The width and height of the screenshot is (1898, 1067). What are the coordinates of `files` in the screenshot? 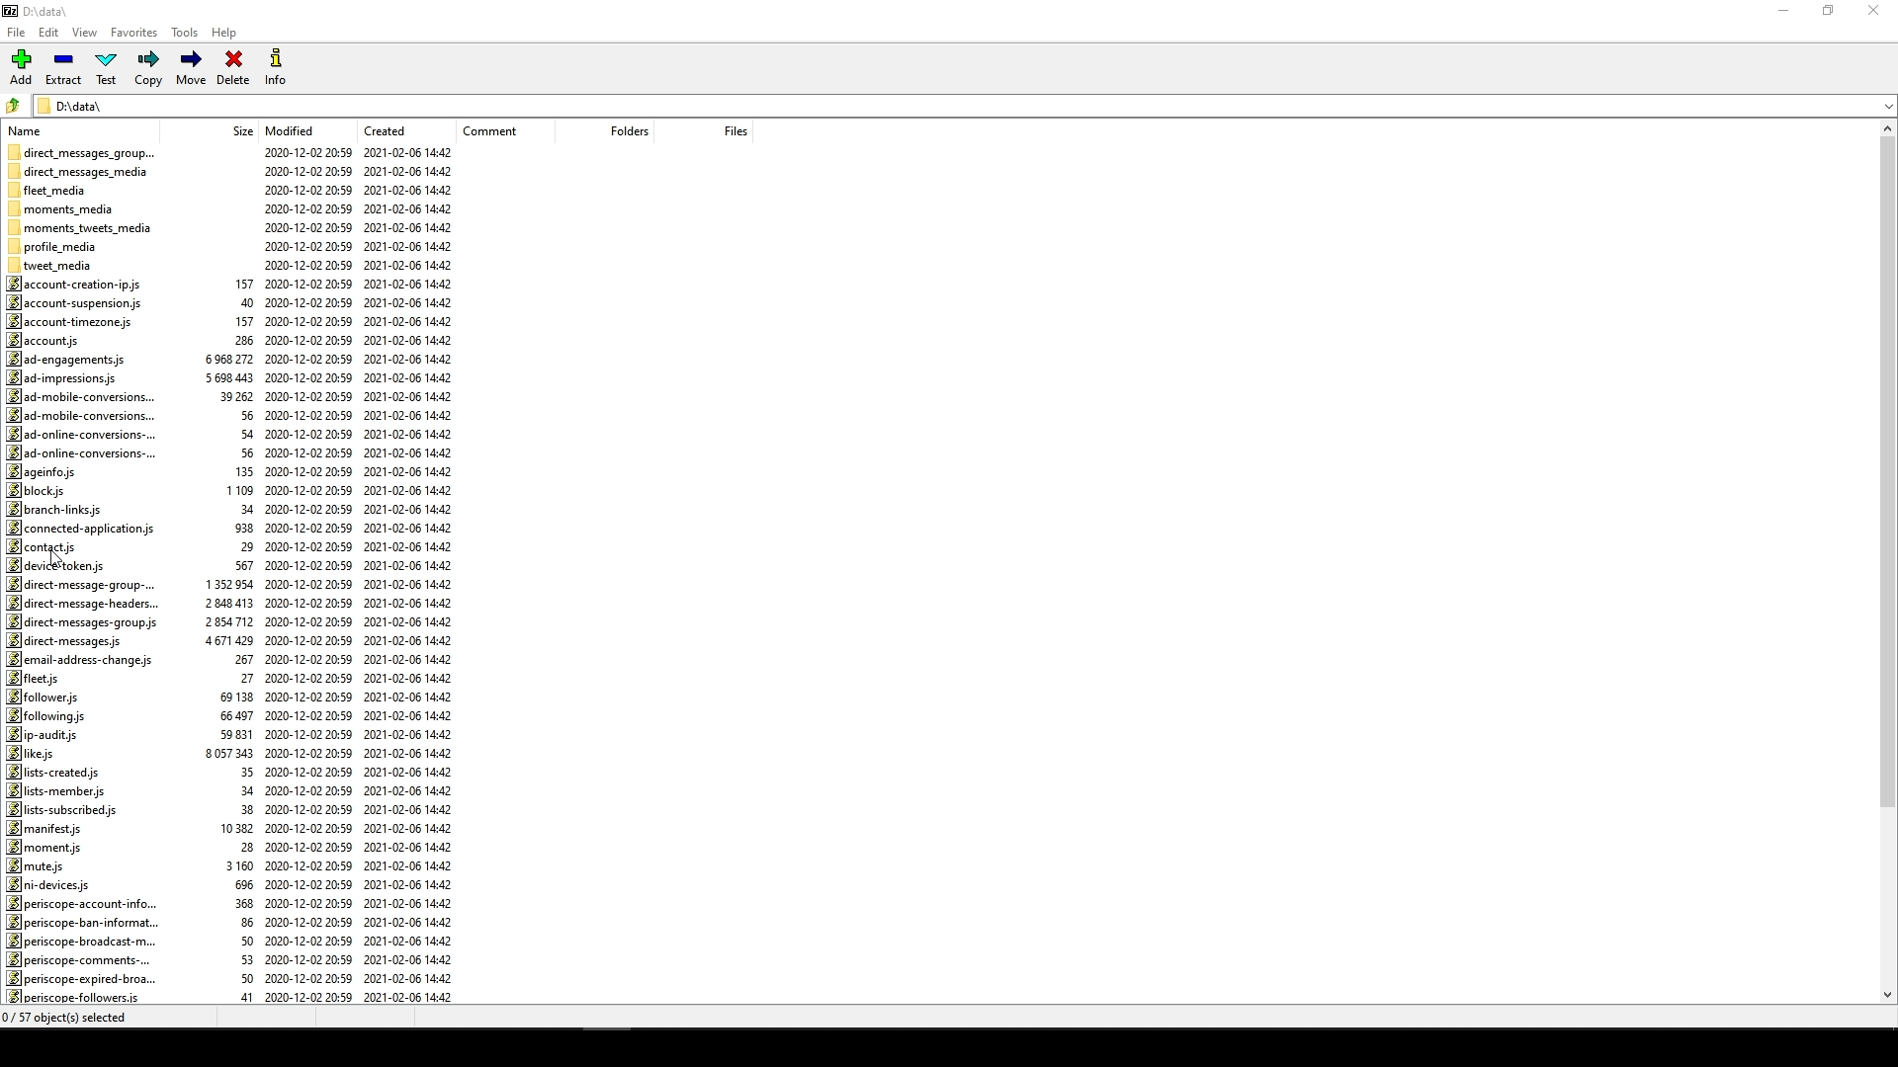 It's located at (723, 129).